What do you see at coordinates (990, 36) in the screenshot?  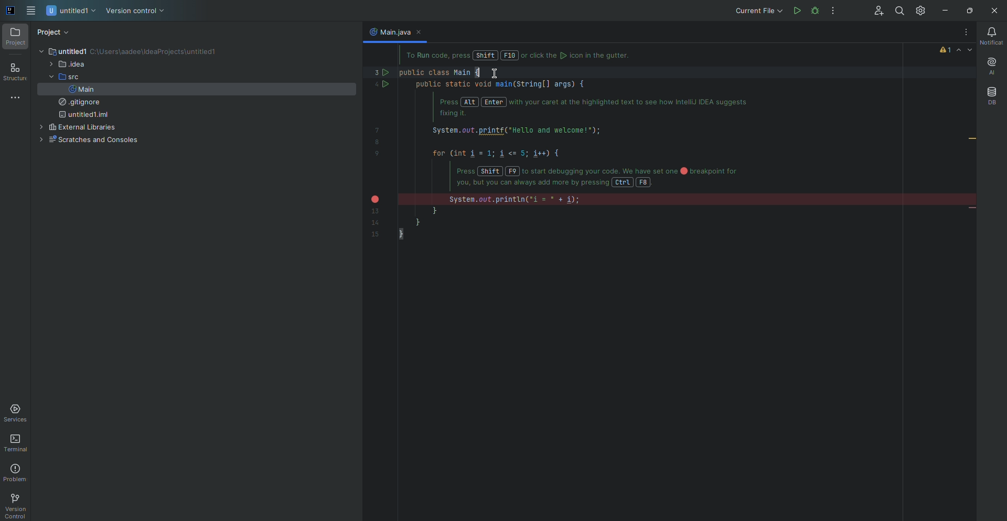 I see `Notifications` at bounding box center [990, 36].